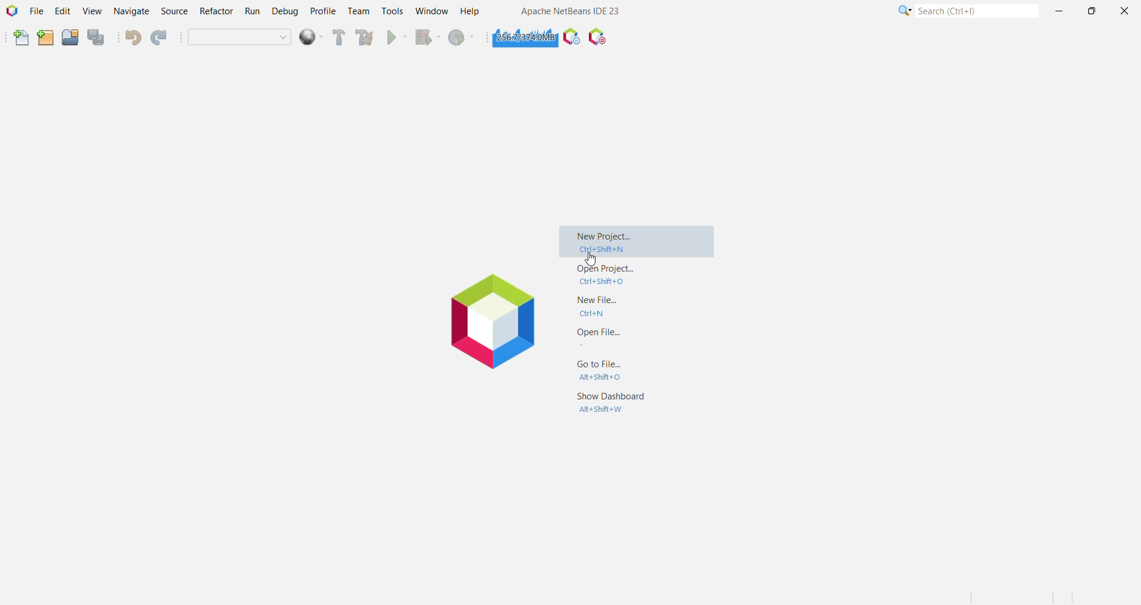 Image resolution: width=1141 pixels, height=605 pixels. What do you see at coordinates (337, 39) in the screenshot?
I see `Build Project` at bounding box center [337, 39].